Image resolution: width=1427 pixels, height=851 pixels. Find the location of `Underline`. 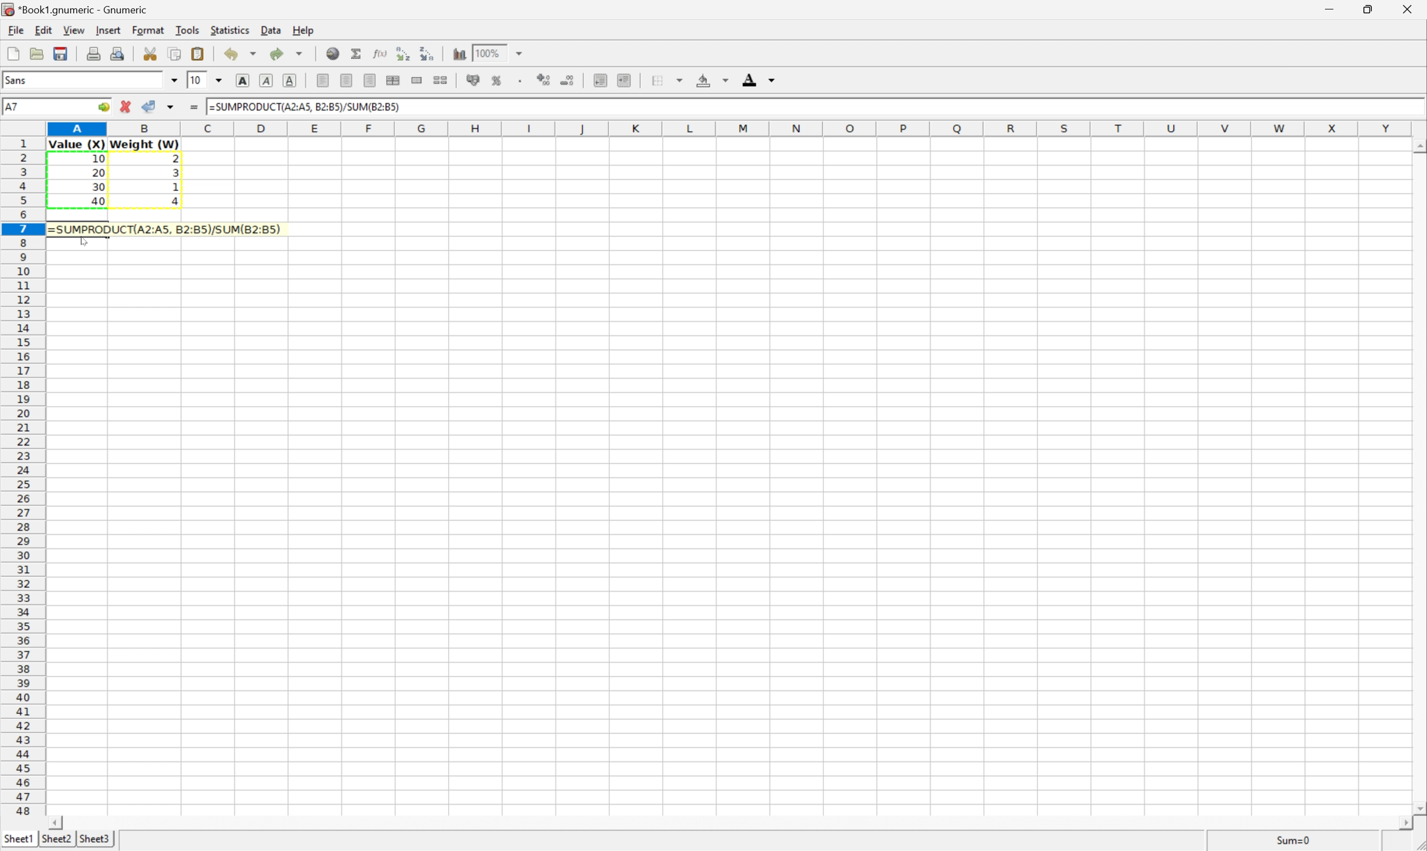

Underline is located at coordinates (291, 81).